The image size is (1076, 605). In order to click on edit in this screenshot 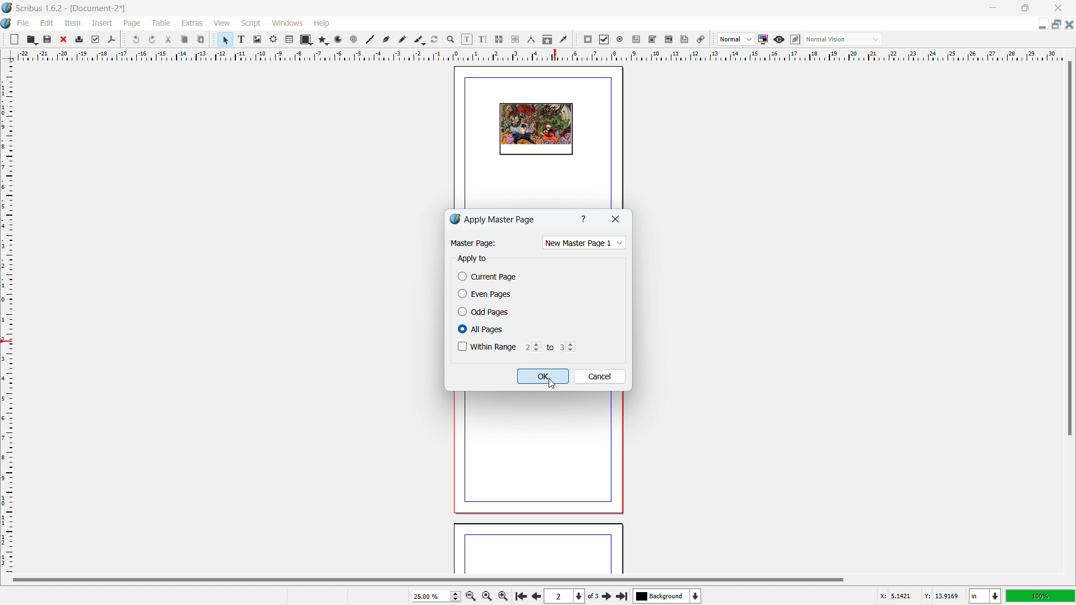, I will do `click(47, 23)`.